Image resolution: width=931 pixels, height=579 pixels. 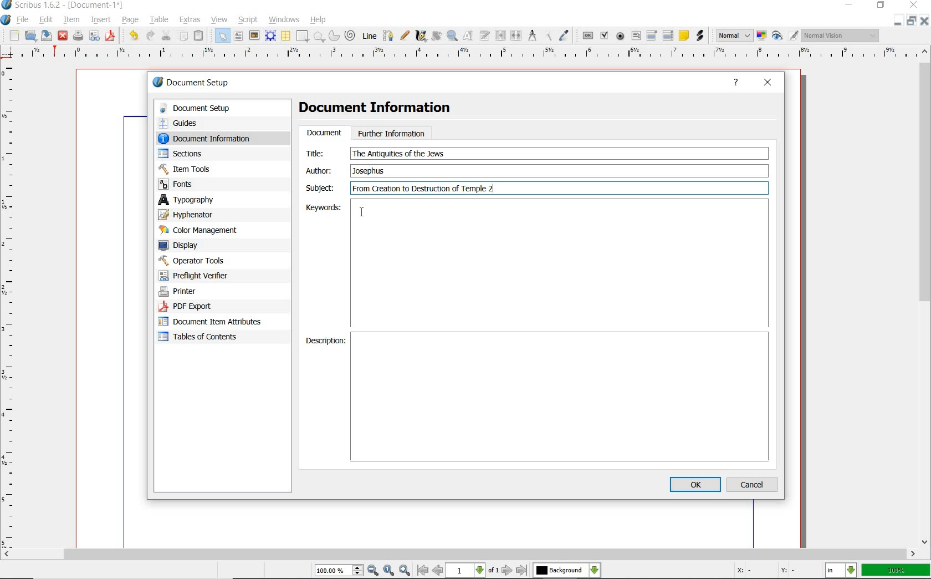 What do you see at coordinates (198, 245) in the screenshot?
I see `display` at bounding box center [198, 245].